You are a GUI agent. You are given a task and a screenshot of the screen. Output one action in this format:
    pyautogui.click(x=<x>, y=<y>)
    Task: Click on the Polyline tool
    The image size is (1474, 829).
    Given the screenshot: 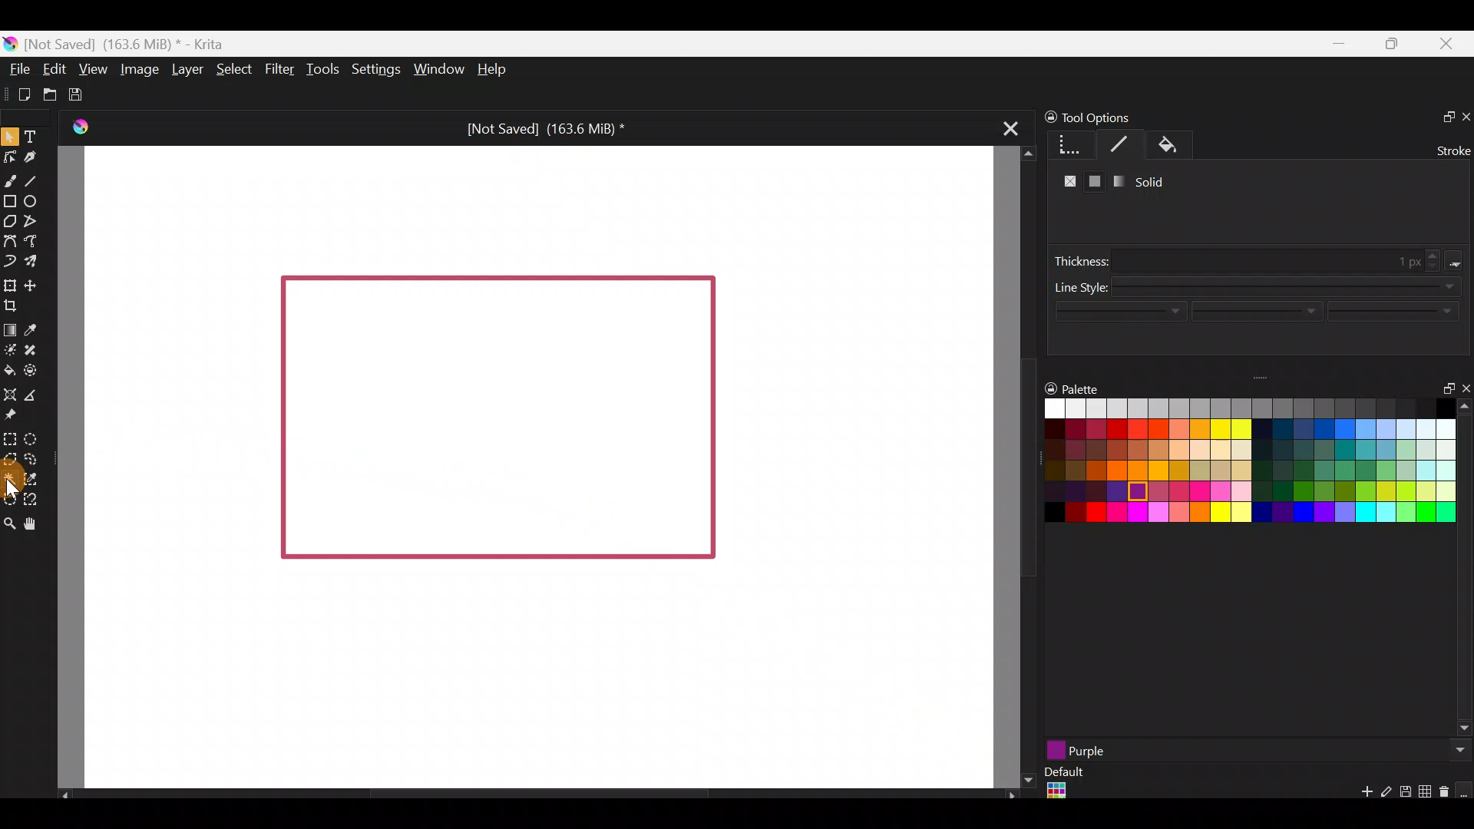 What is the action you would take?
    pyautogui.click(x=35, y=222)
    